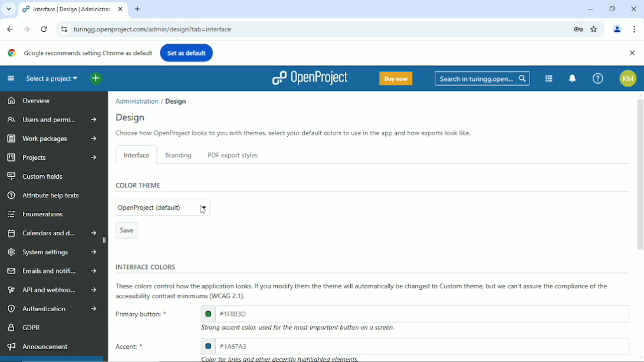  Describe the element at coordinates (304, 328) in the screenshot. I see `EE Strong accent color, used for the mast important button on a screen.` at that location.